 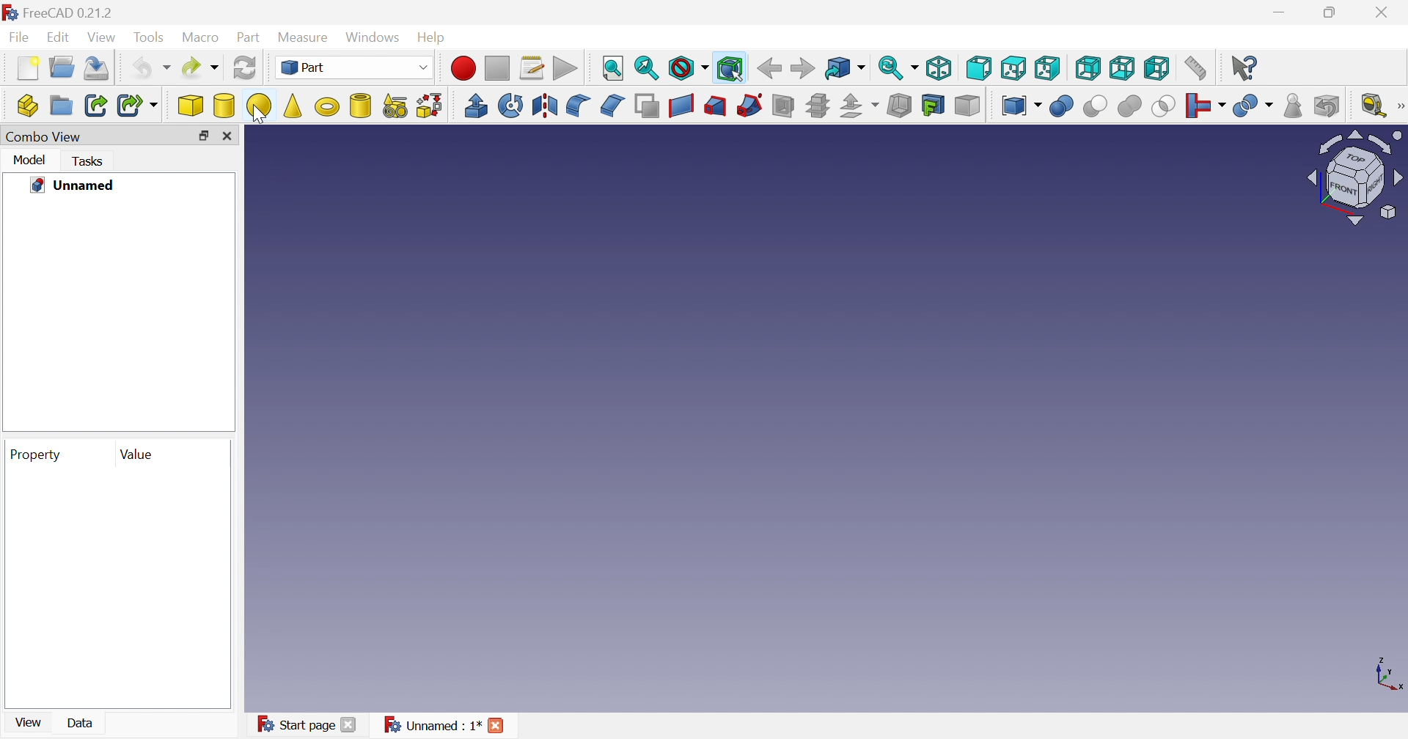 I want to click on preview, so click(x=116, y=312).